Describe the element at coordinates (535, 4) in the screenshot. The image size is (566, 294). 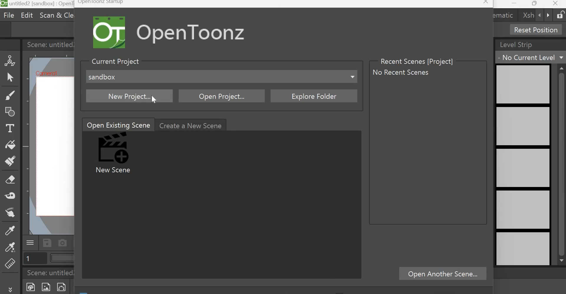
I see `Maximize` at that location.